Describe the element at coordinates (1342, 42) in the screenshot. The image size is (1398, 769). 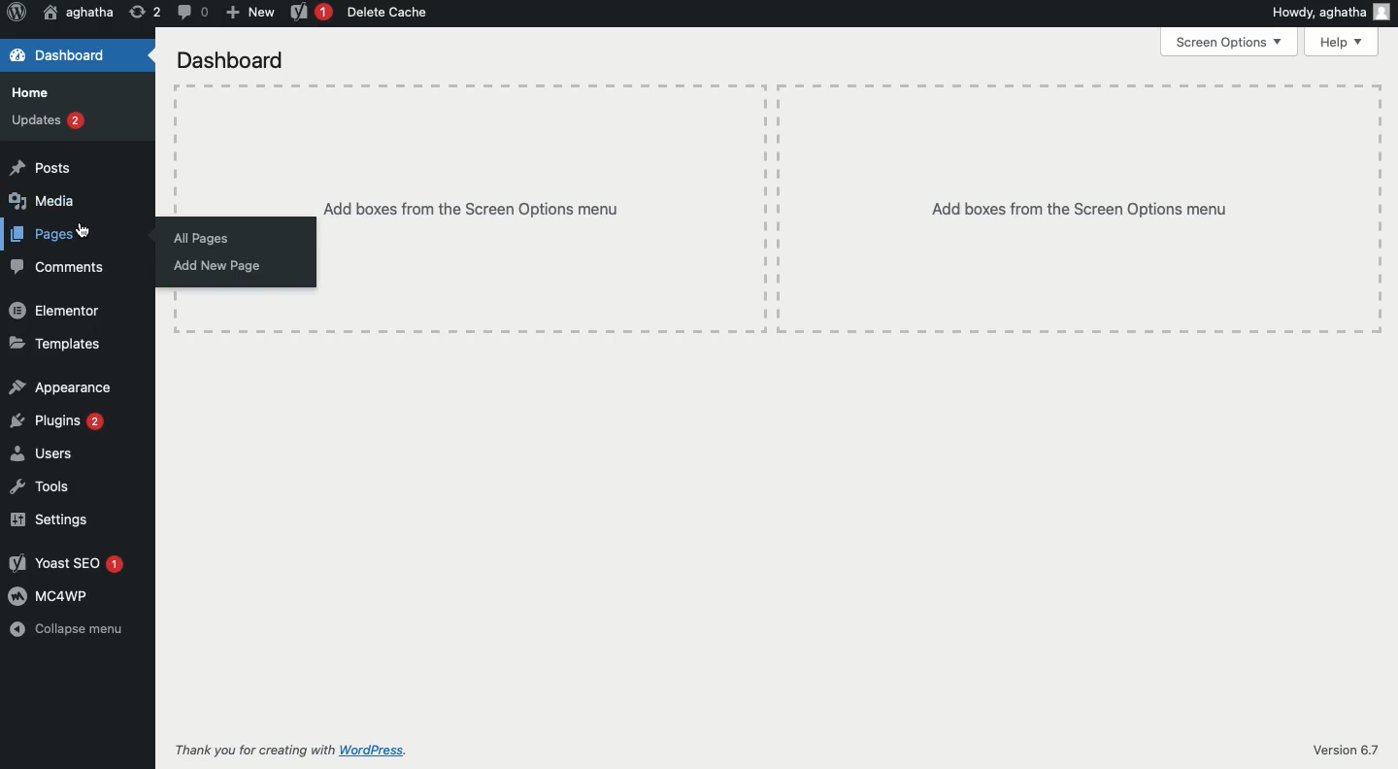
I see `Help` at that location.